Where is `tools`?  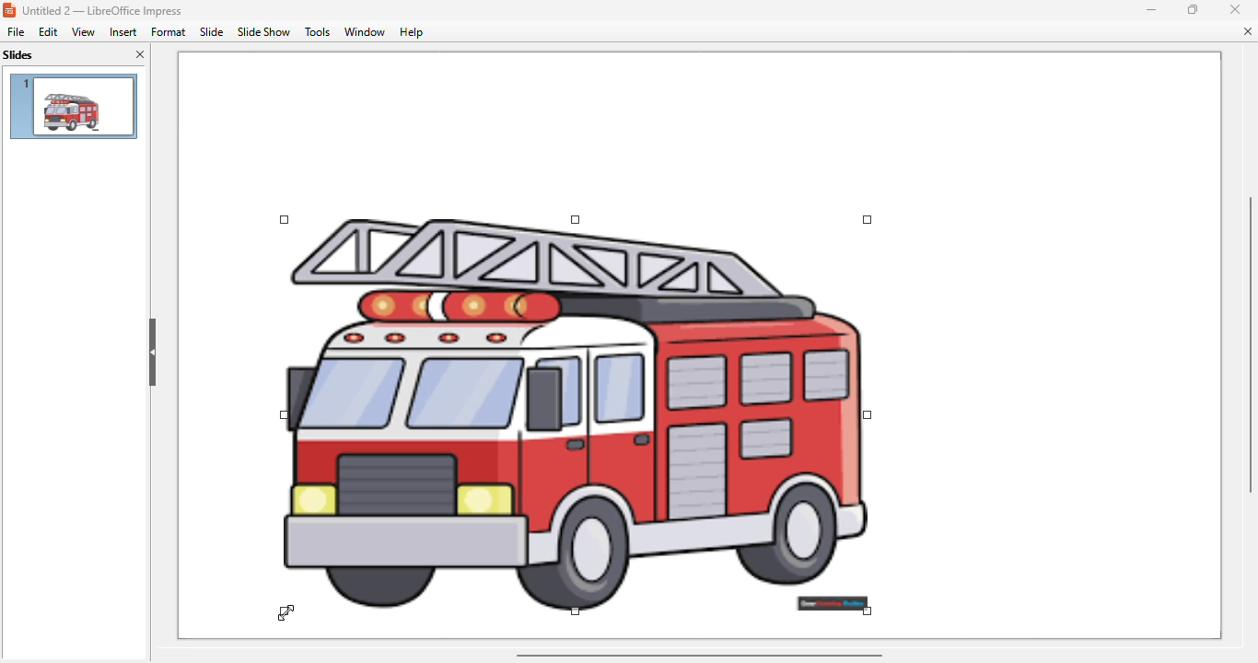 tools is located at coordinates (317, 32).